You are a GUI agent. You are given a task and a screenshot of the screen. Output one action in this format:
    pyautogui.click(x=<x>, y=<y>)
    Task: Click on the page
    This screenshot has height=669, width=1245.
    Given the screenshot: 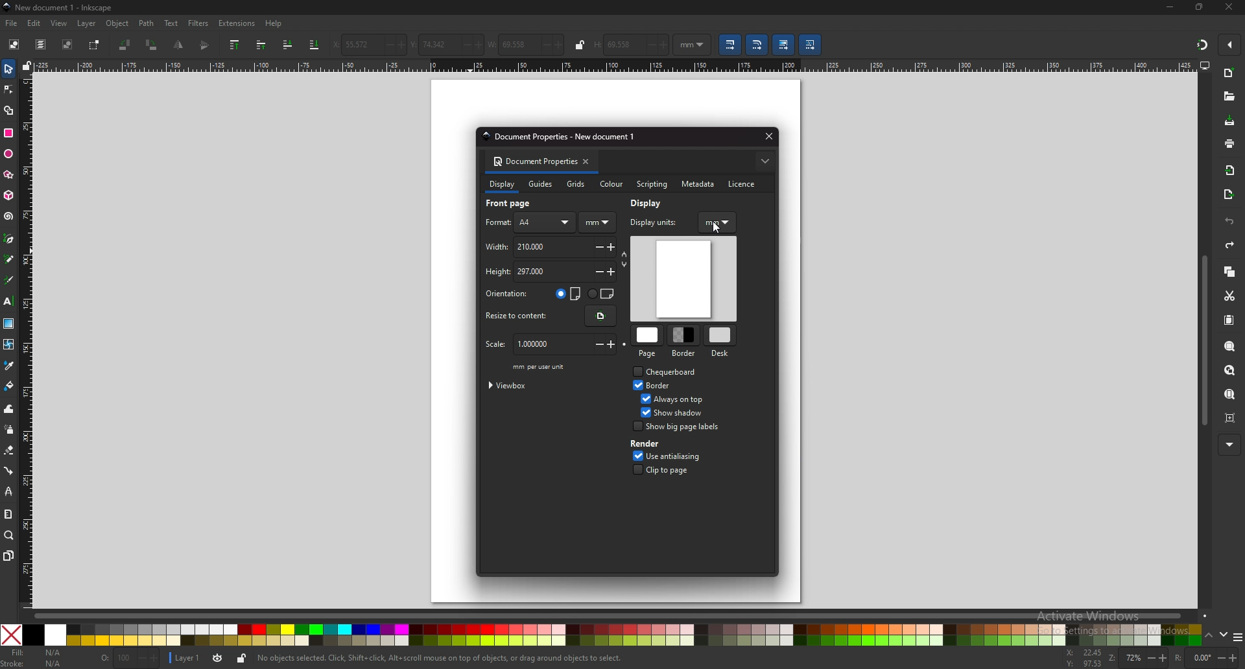 What is the action you would take?
    pyautogui.click(x=648, y=343)
    